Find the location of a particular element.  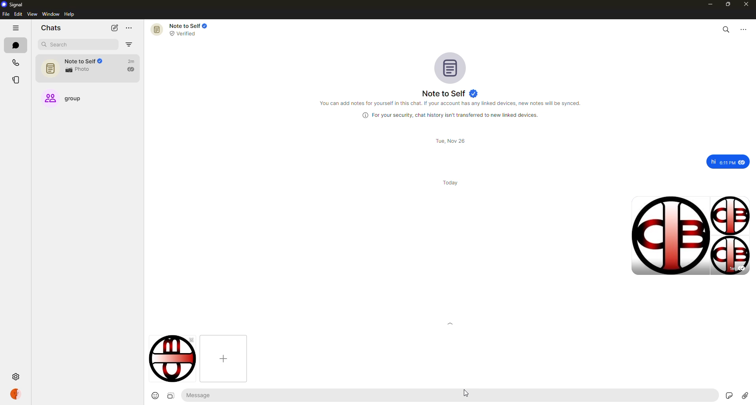

close is located at coordinates (747, 4).